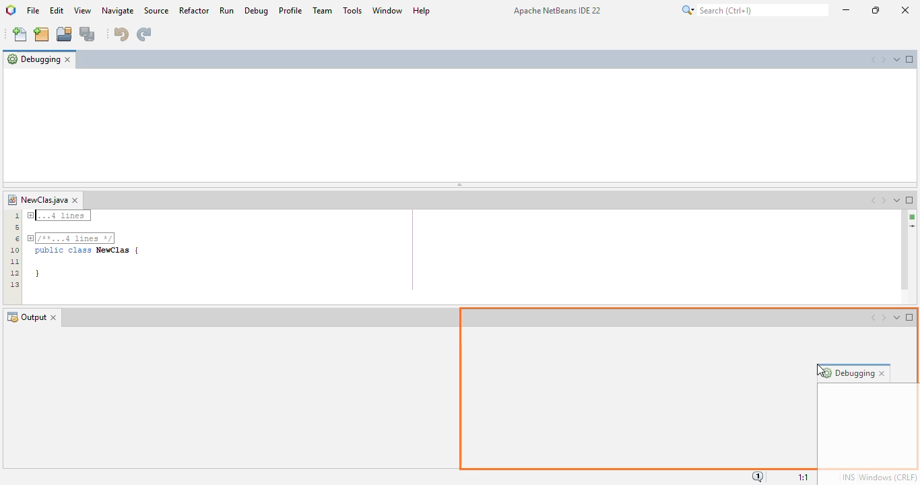 The height and width of the screenshot is (485, 920). Describe the element at coordinates (897, 200) in the screenshot. I see `show opened documents list` at that location.